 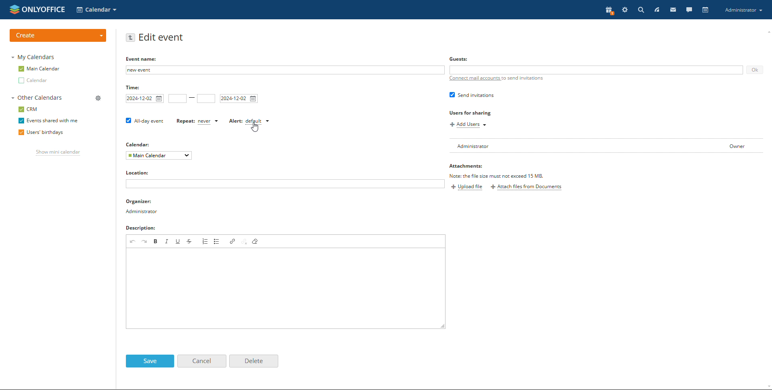 What do you see at coordinates (206, 241) in the screenshot?
I see `insert/remove numbered list` at bounding box center [206, 241].